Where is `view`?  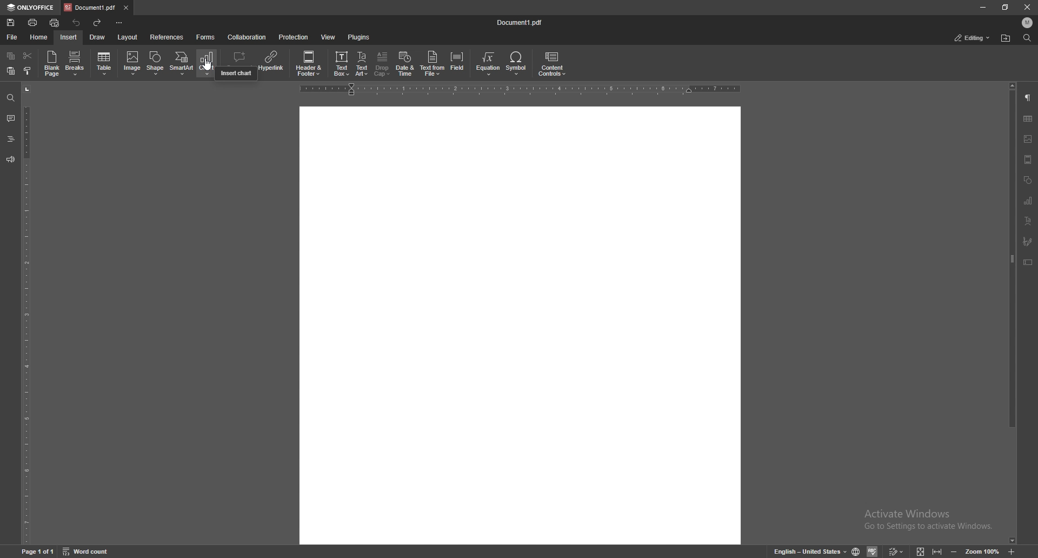 view is located at coordinates (329, 37).